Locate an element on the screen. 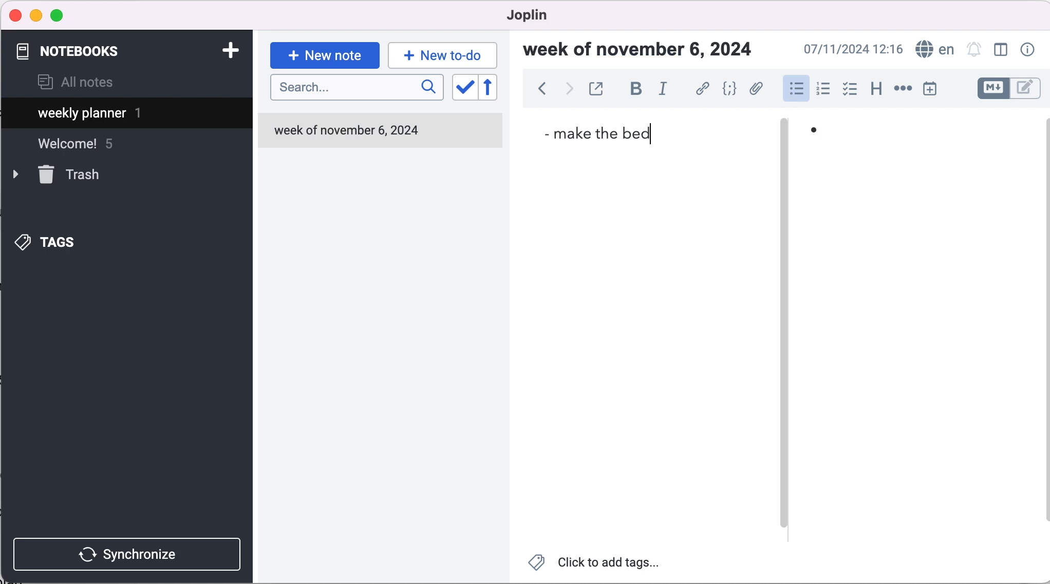 Image resolution: width=1050 pixels, height=584 pixels. toggle external editing is located at coordinates (597, 90).